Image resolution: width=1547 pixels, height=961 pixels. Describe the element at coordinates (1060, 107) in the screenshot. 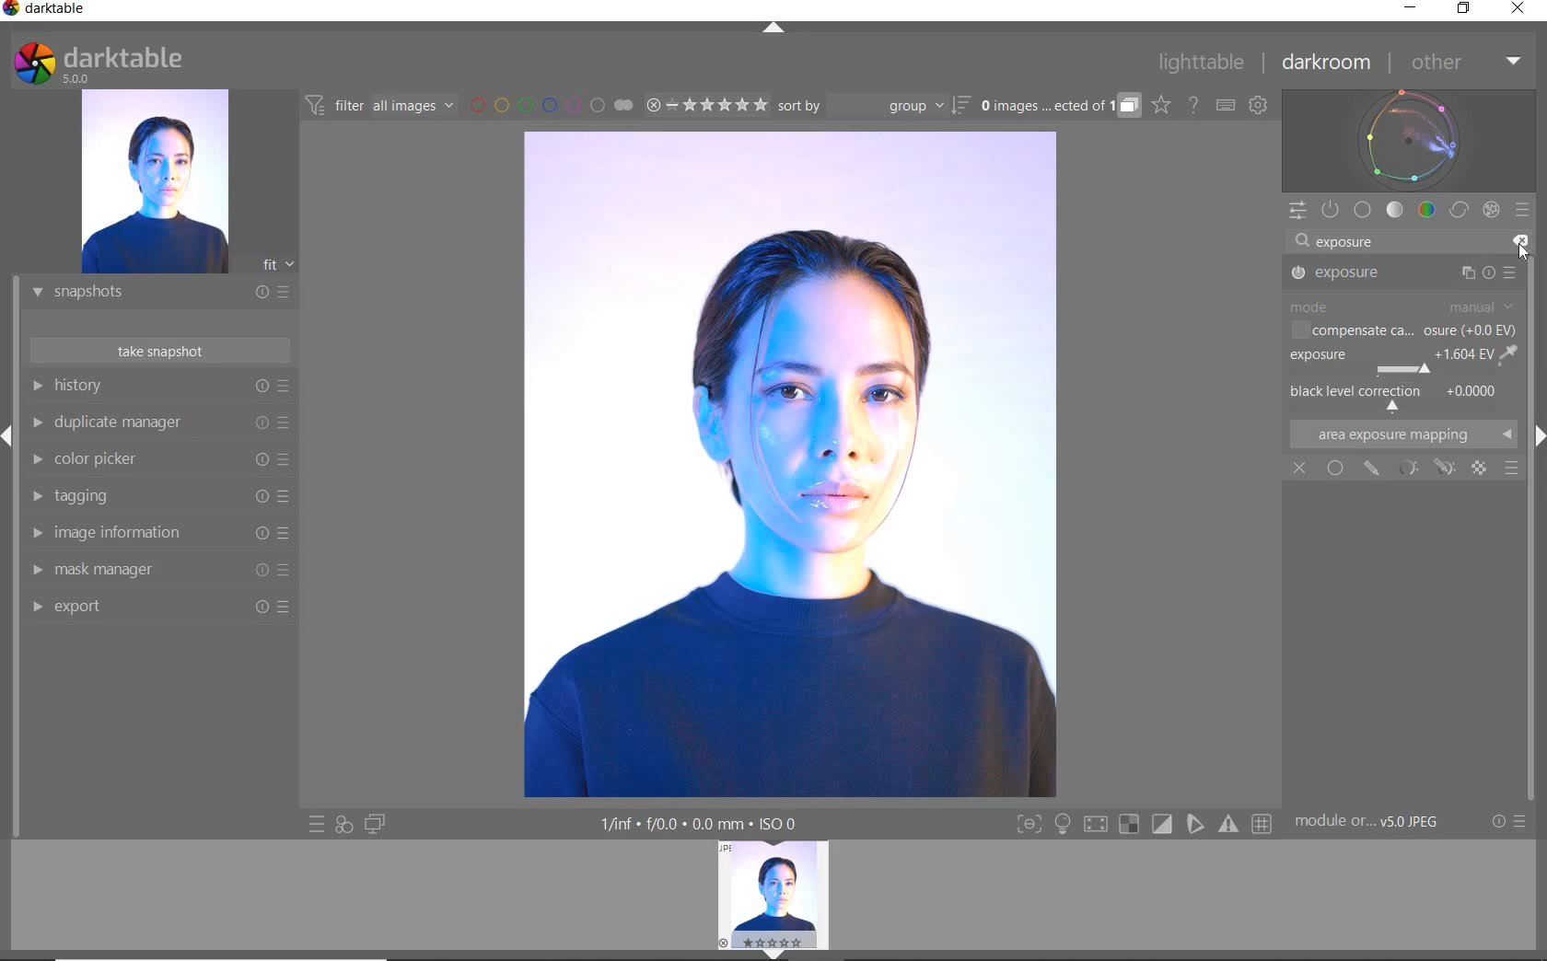

I see `EXPAND GROUPED IMAGES` at that location.